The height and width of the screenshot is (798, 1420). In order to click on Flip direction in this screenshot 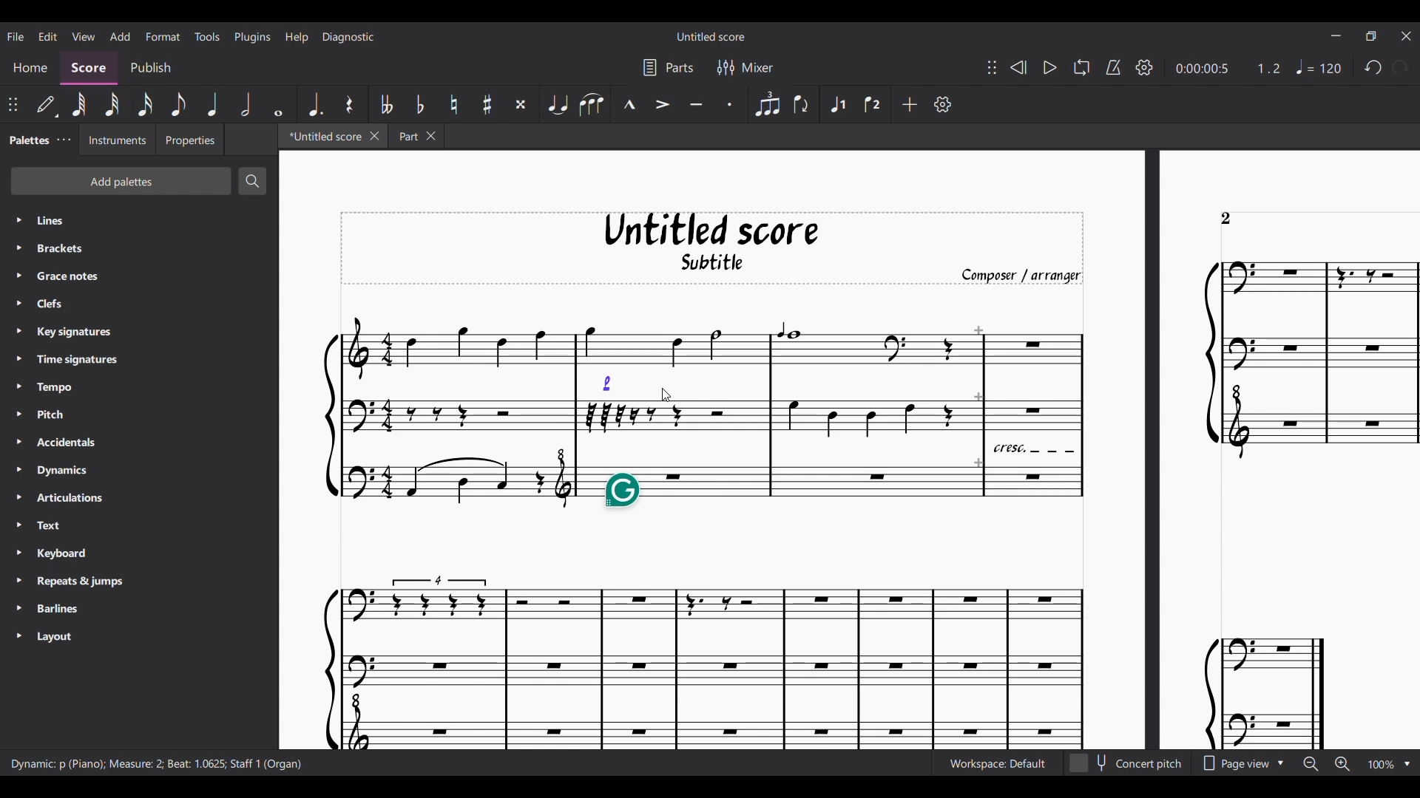, I will do `click(804, 104)`.